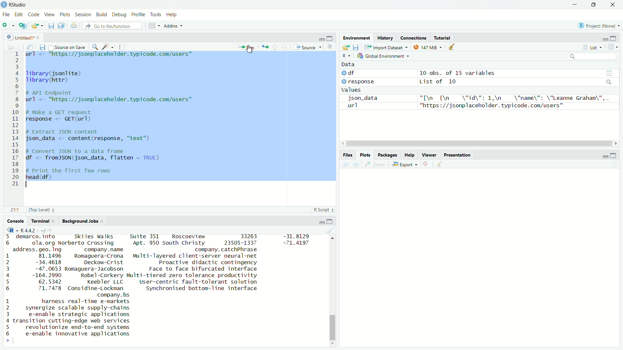 This screenshot has width=623, height=350. I want to click on df, so click(349, 73).